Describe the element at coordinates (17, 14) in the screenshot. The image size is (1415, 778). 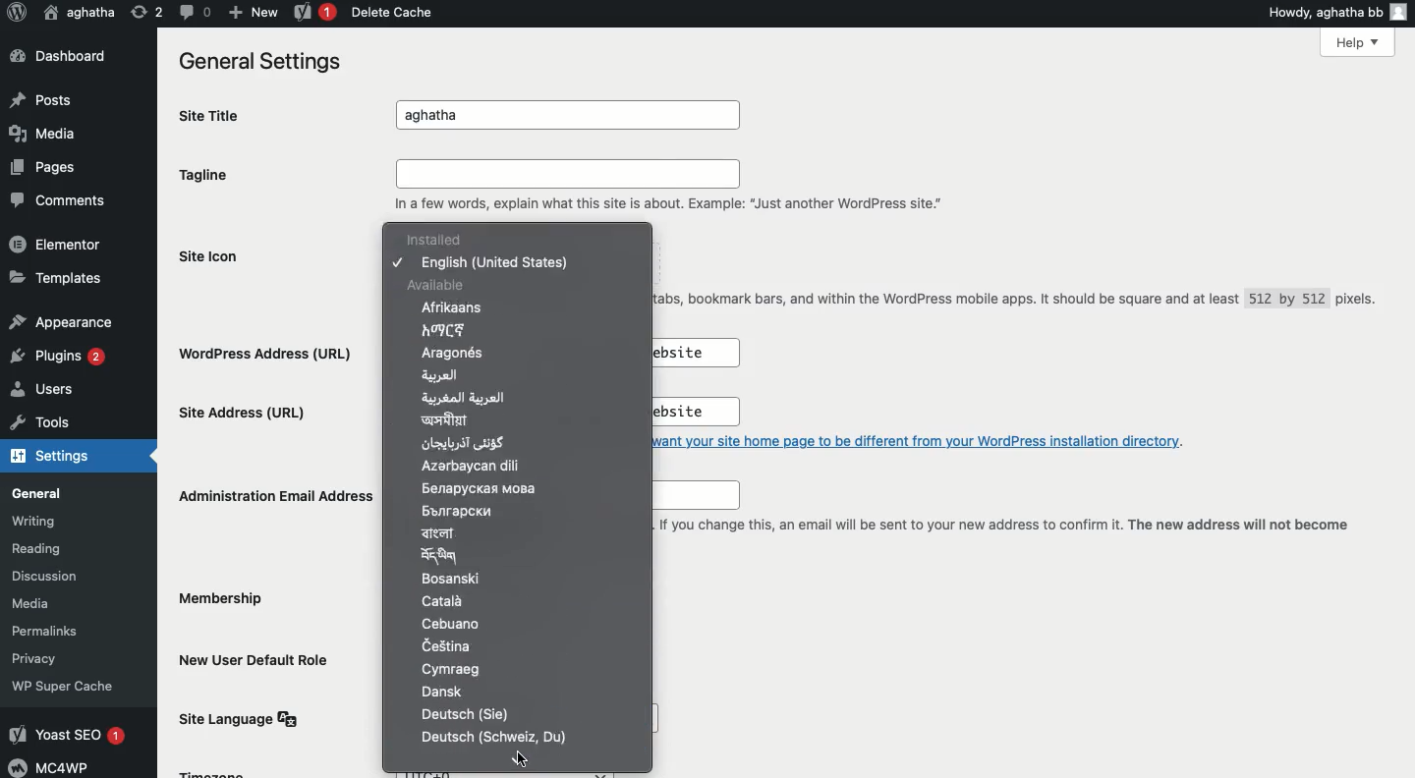
I see `Logo` at that location.